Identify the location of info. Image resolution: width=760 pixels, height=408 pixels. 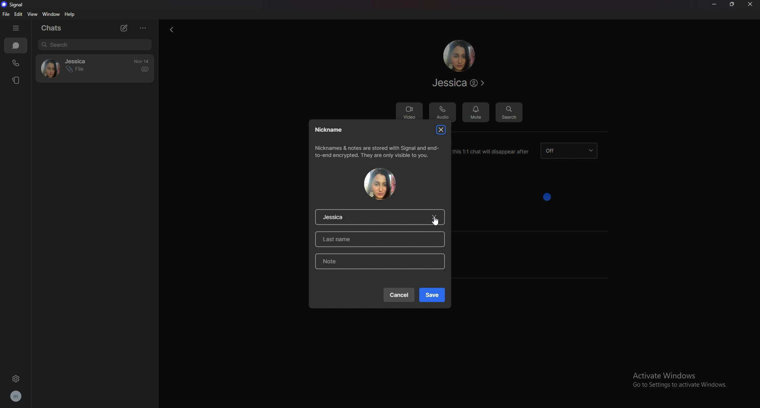
(378, 151).